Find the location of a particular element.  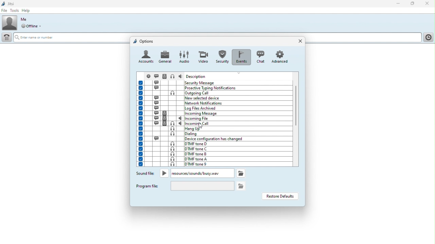

Audio is located at coordinates (184, 56).